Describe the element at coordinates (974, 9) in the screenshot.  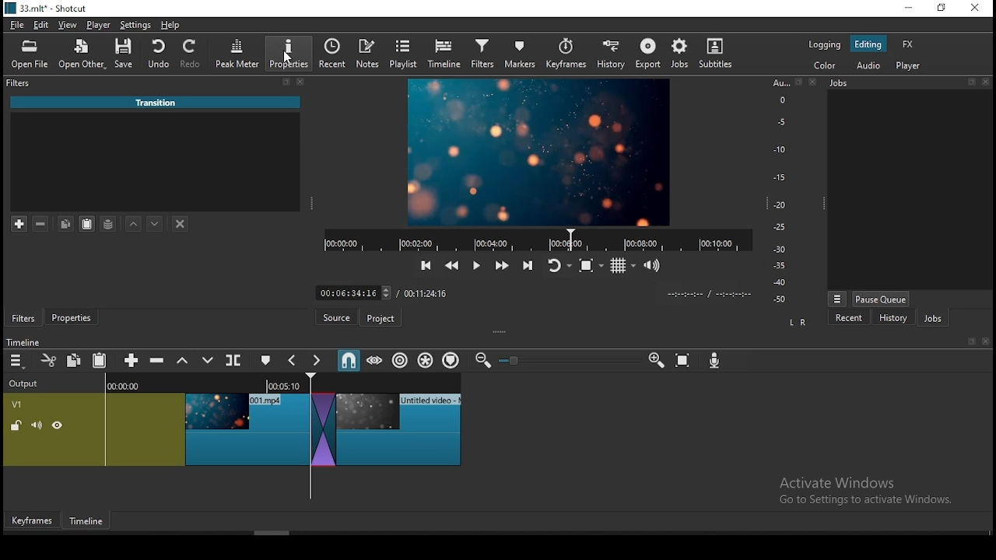
I see `close window` at that location.